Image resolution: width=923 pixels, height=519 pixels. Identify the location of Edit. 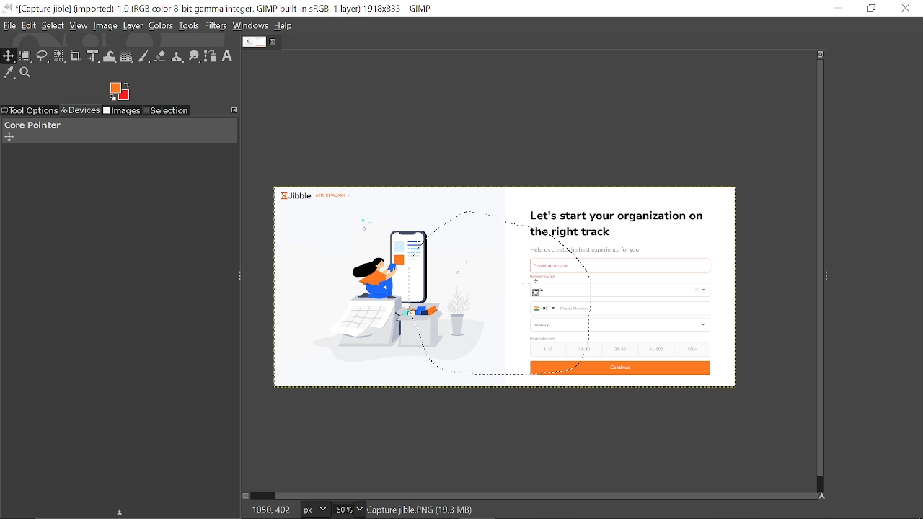
(30, 27).